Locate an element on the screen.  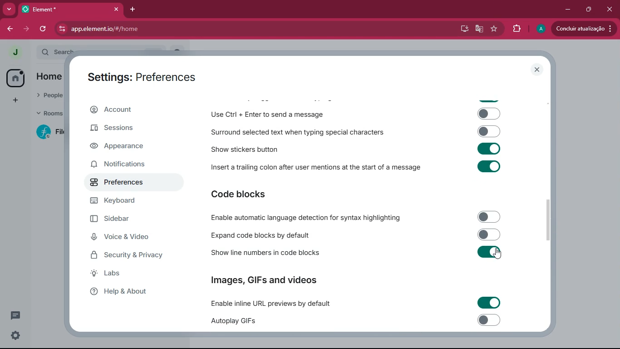
favourite is located at coordinates (494, 29).